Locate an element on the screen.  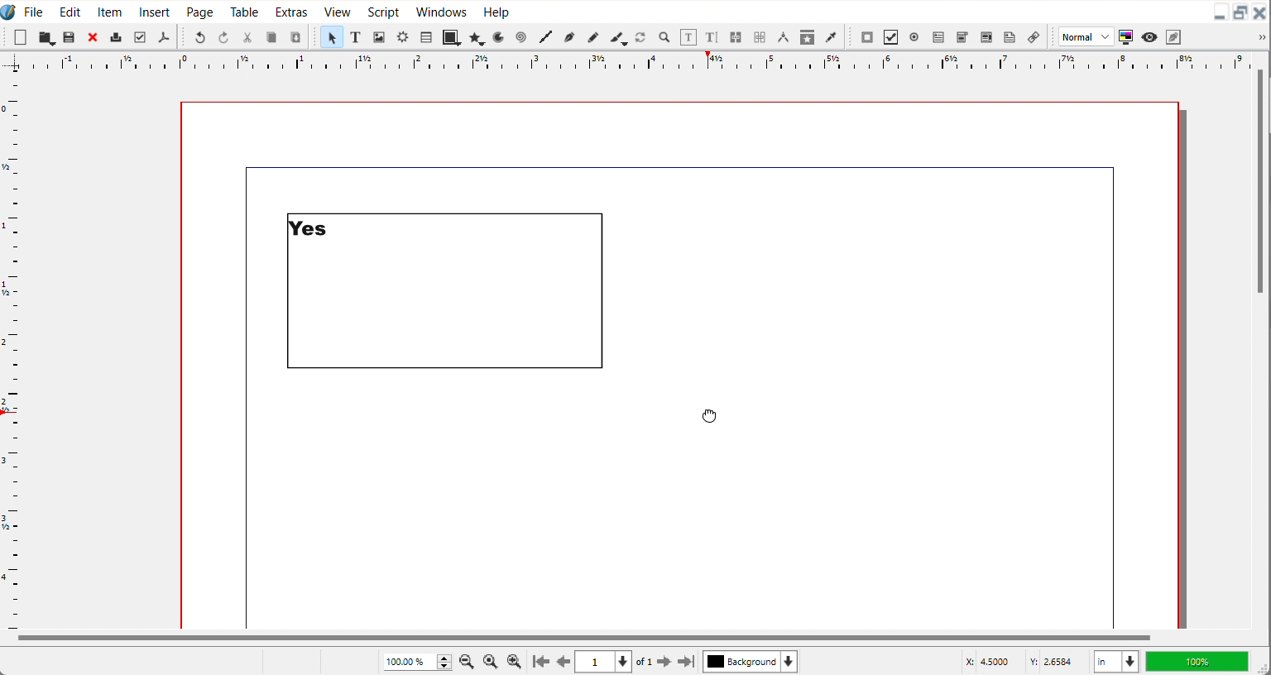
Go to previous page is located at coordinates (564, 662).